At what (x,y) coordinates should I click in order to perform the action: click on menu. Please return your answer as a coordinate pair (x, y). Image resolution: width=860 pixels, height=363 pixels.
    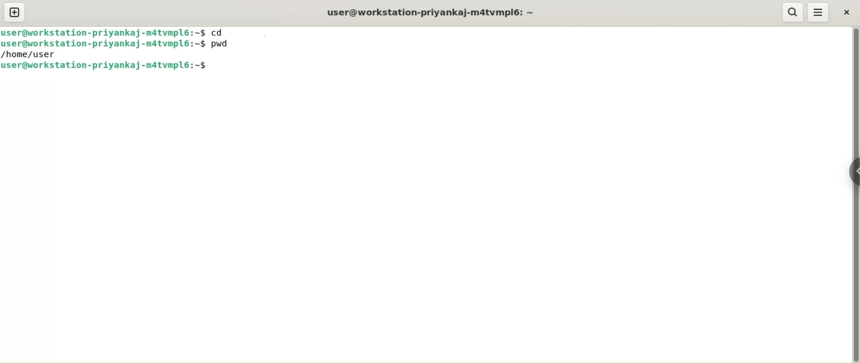
    Looking at the image, I should click on (818, 12).